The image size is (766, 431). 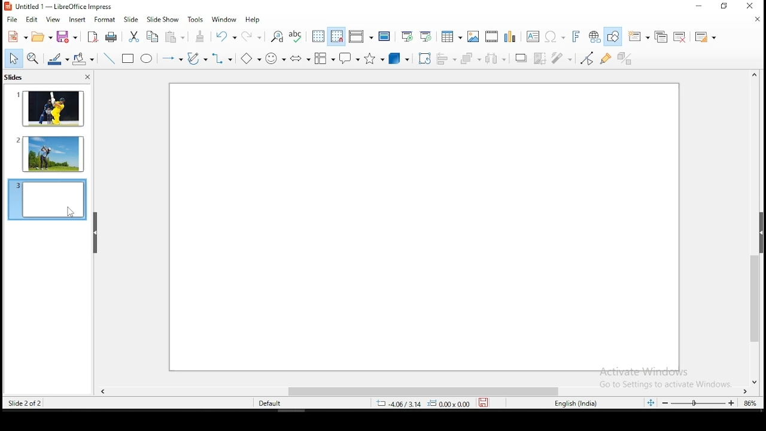 I want to click on Untitled | — LibreUihice Impress, so click(x=65, y=7).